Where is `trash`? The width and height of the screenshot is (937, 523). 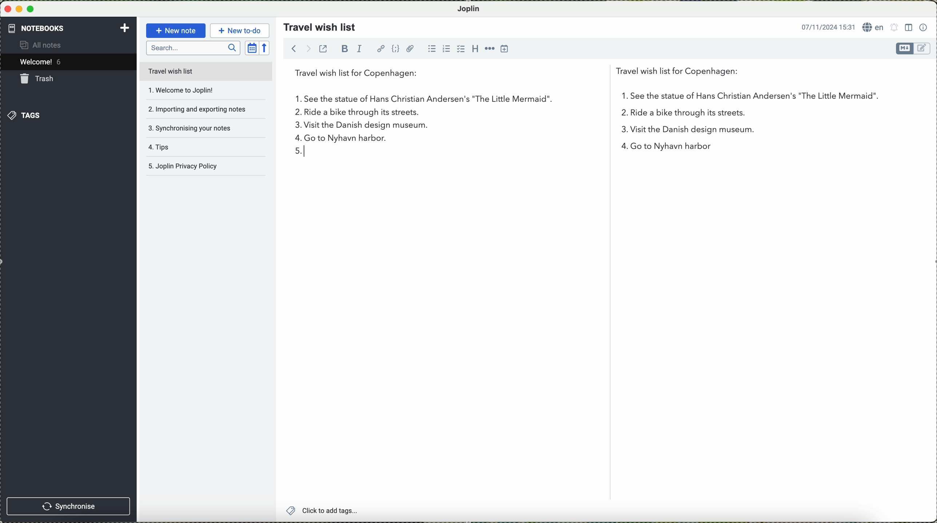 trash is located at coordinates (39, 79).